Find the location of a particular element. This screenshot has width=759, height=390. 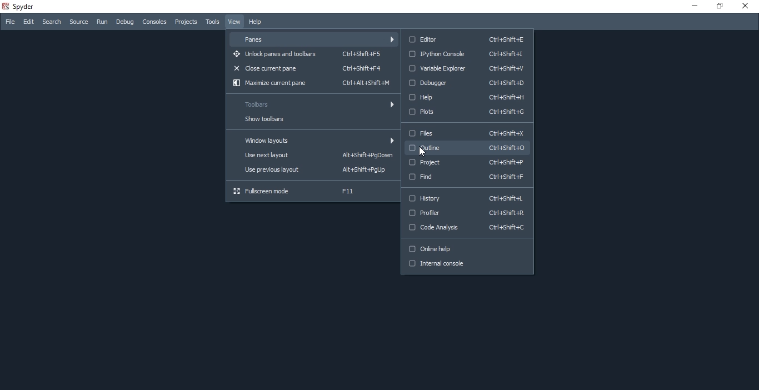

Debug is located at coordinates (124, 22).